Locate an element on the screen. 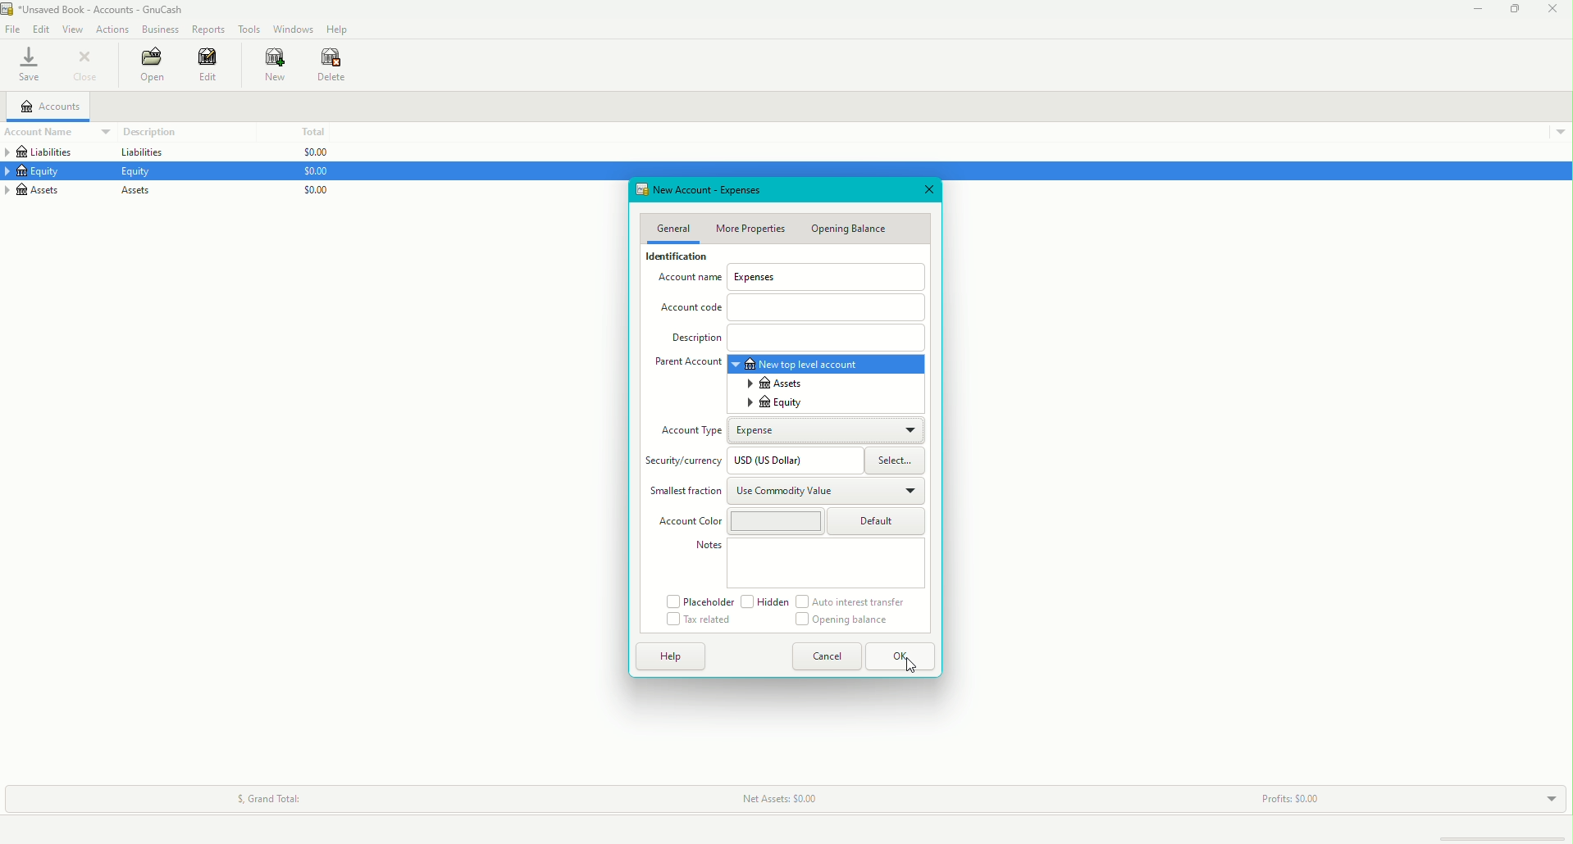 Image resolution: width=1573 pixels, height=844 pixels. Accounts is located at coordinates (50, 107).